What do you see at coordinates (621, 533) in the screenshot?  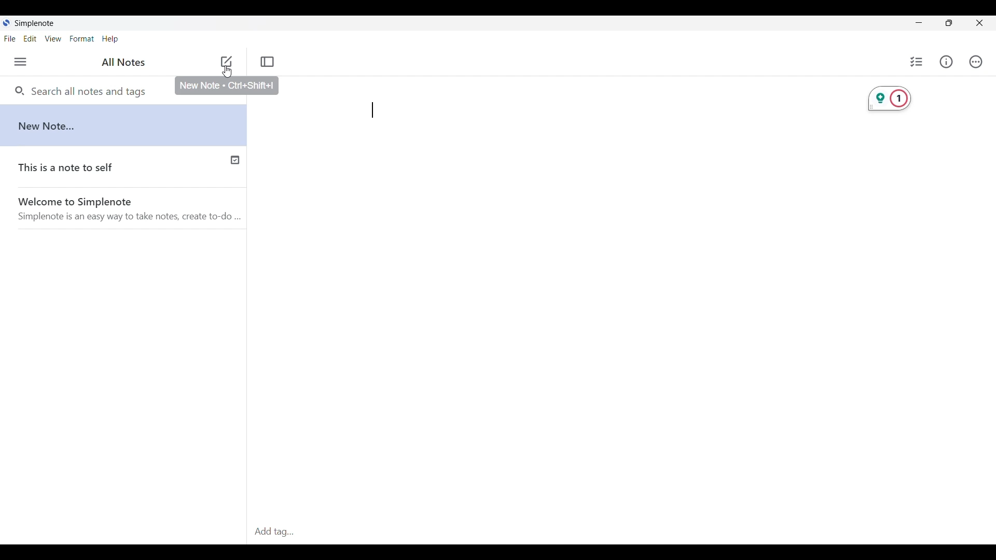 I see `Add tag(Click to type in tag)` at bounding box center [621, 533].